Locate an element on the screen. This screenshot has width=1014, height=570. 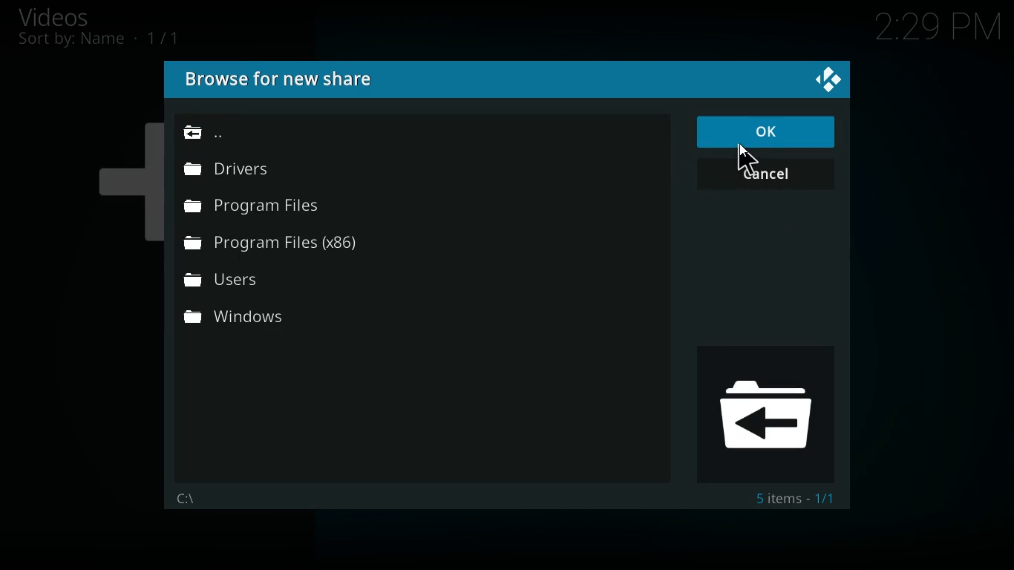
5 items 1/1 is located at coordinates (797, 501).